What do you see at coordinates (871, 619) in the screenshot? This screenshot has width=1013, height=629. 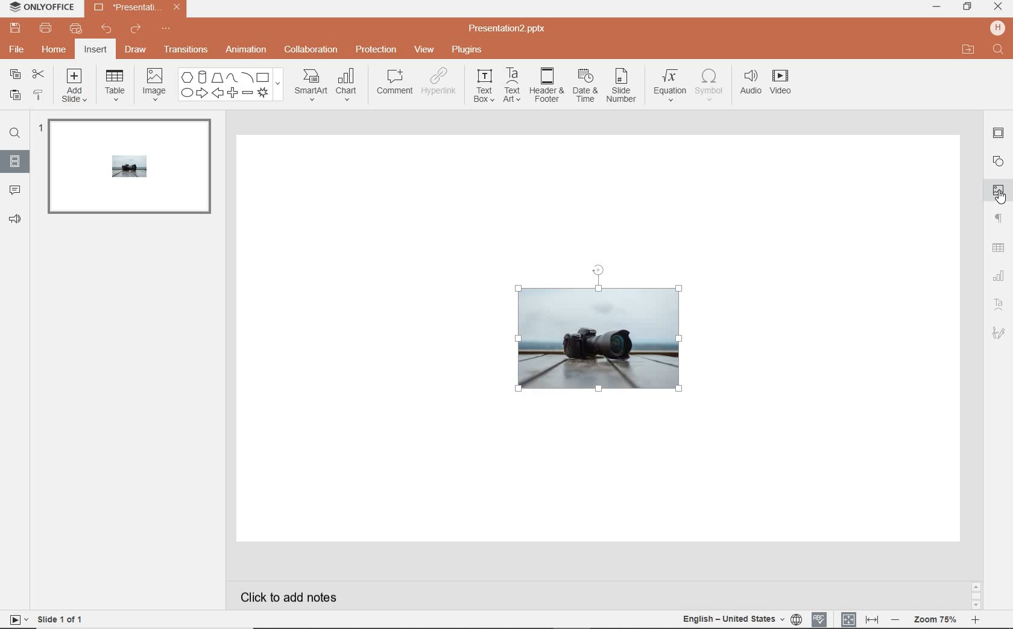 I see `fit to width` at bounding box center [871, 619].